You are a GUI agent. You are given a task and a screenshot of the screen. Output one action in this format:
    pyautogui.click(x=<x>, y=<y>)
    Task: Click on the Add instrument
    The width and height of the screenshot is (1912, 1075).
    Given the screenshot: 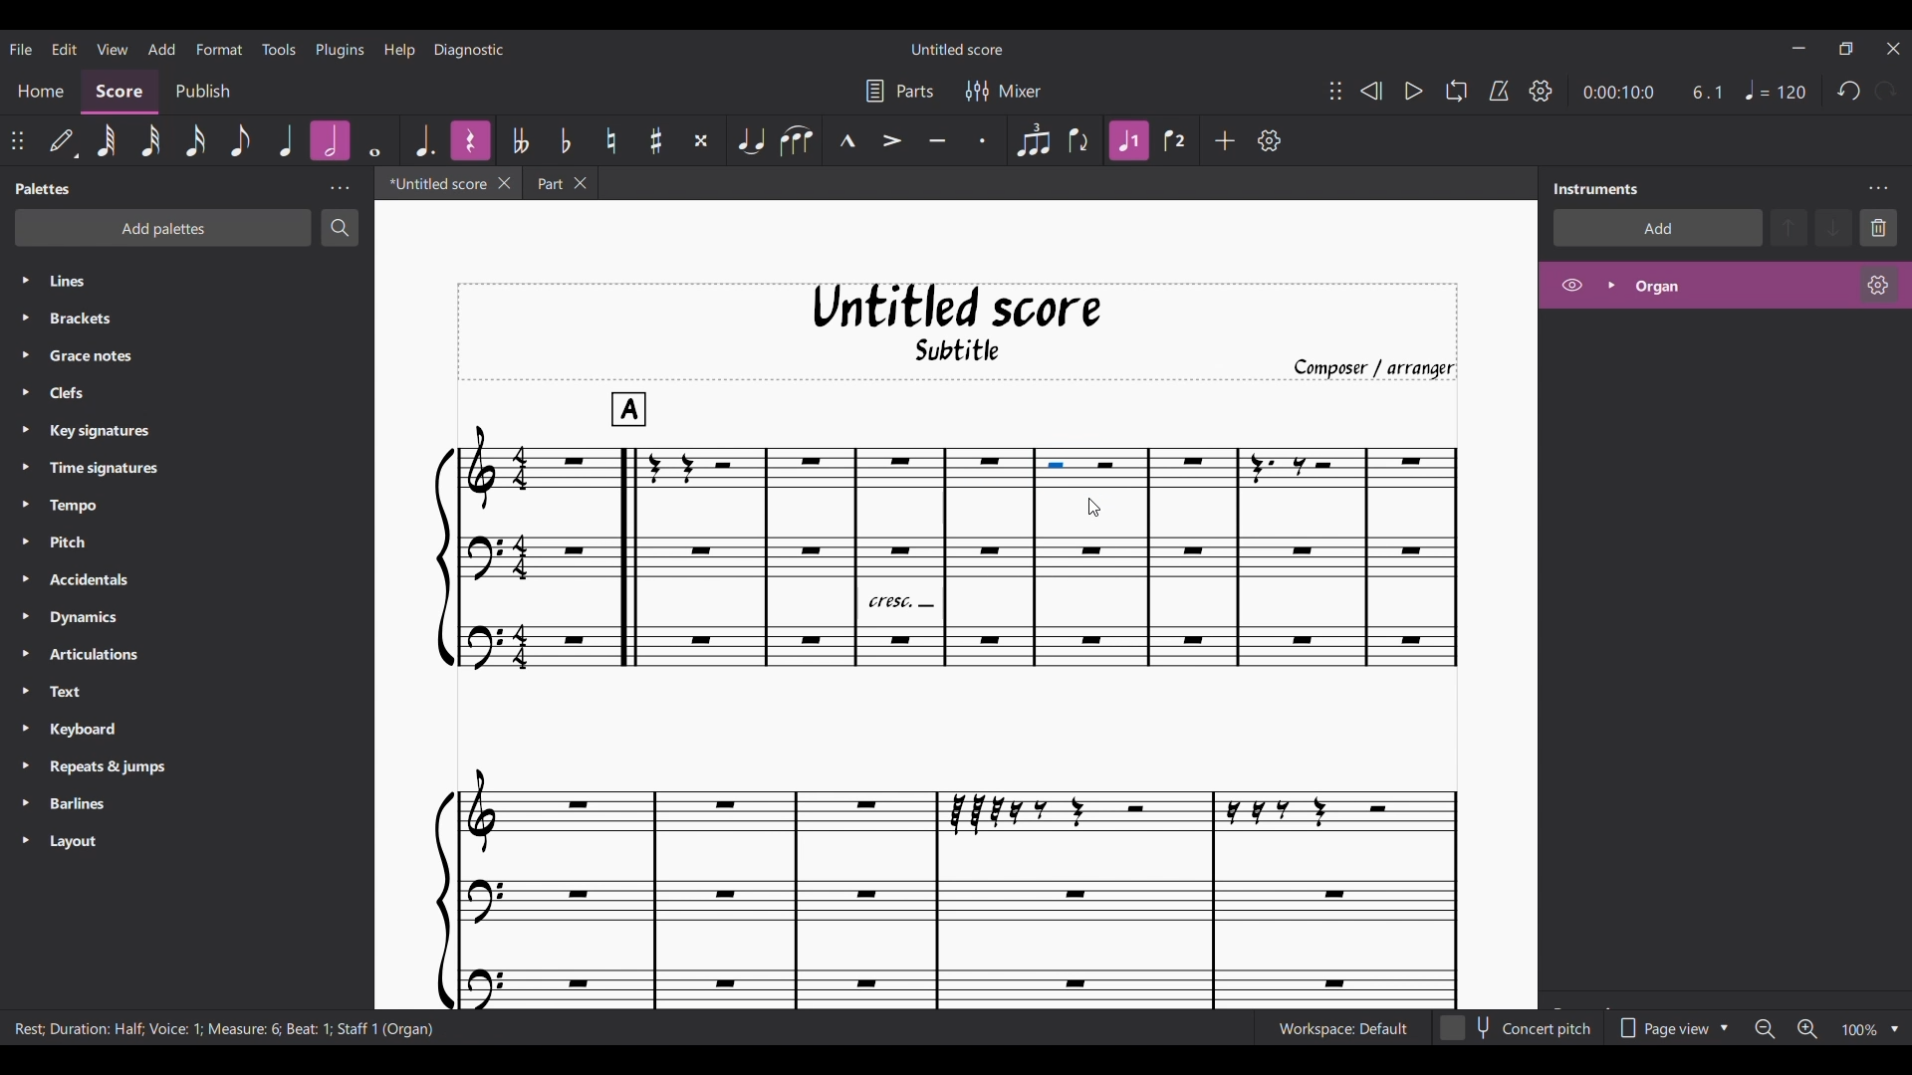 What is the action you would take?
    pyautogui.click(x=1658, y=227)
    